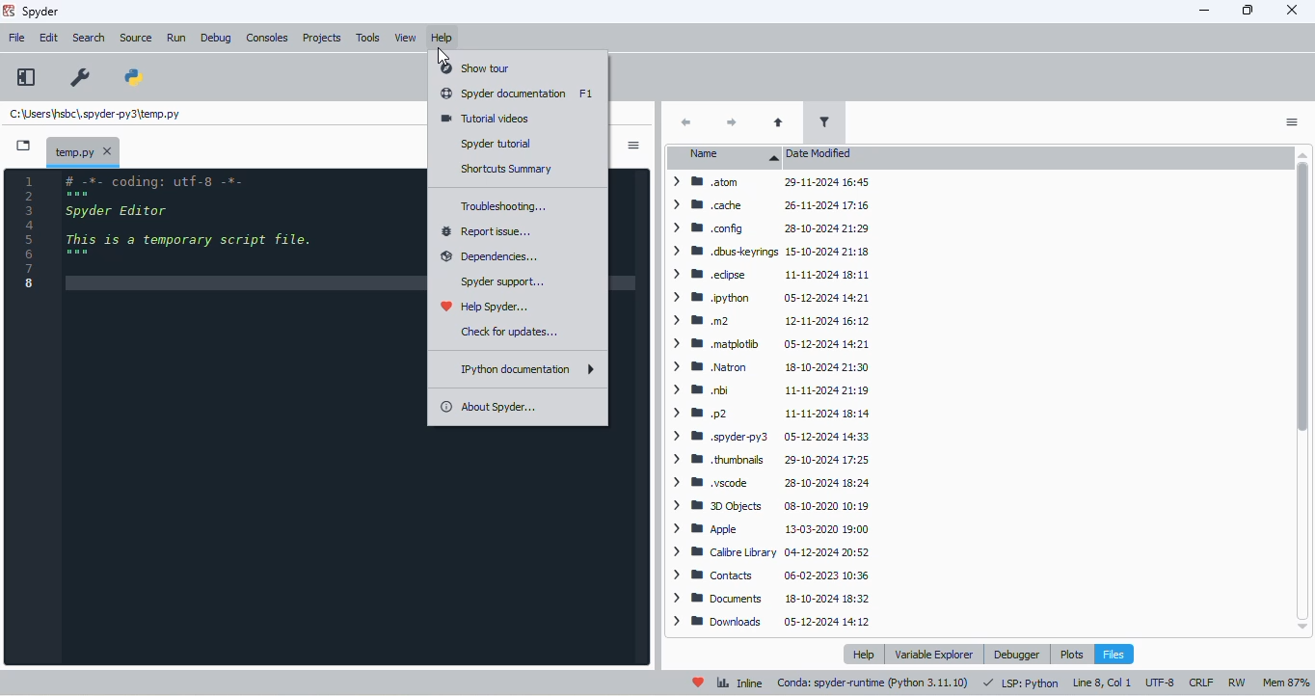 This screenshot has height=696, width=1315. What do you see at coordinates (872, 683) in the screenshot?
I see `conda: spyder-runtime (Python 3. 11. 10)` at bounding box center [872, 683].